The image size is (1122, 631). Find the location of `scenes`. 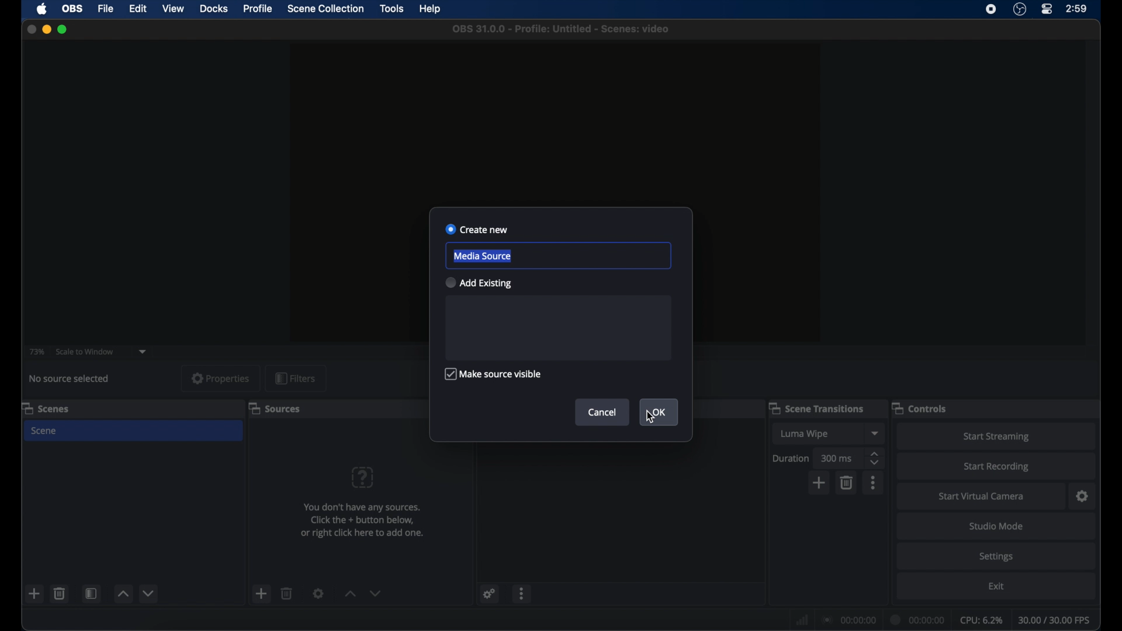

scenes is located at coordinates (46, 408).